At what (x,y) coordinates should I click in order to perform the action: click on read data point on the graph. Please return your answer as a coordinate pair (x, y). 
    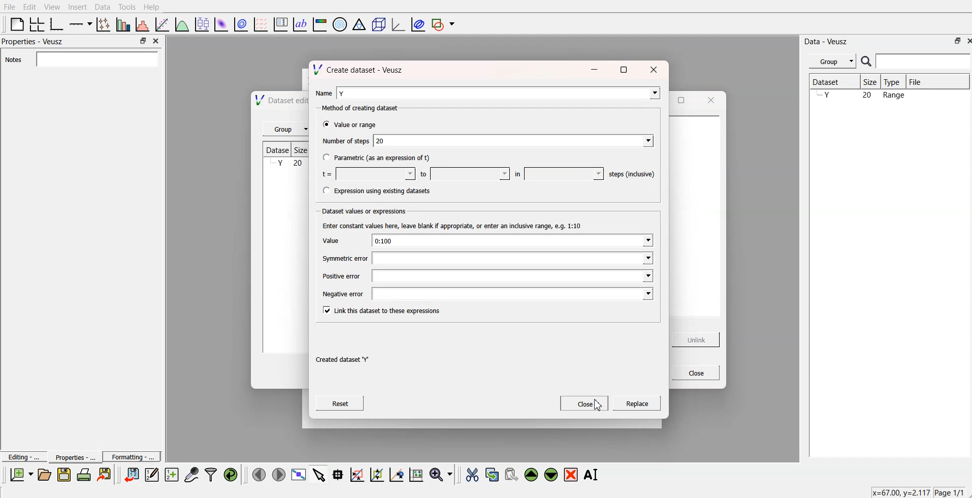
    Looking at the image, I should click on (339, 474).